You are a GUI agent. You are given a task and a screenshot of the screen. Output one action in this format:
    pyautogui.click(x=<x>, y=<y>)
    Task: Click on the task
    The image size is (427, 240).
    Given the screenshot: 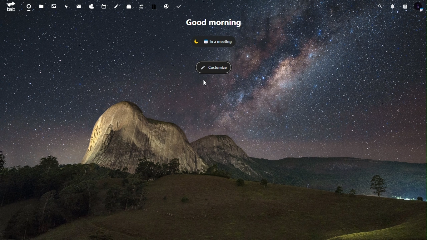 What is the action you would take?
    pyautogui.click(x=180, y=7)
    